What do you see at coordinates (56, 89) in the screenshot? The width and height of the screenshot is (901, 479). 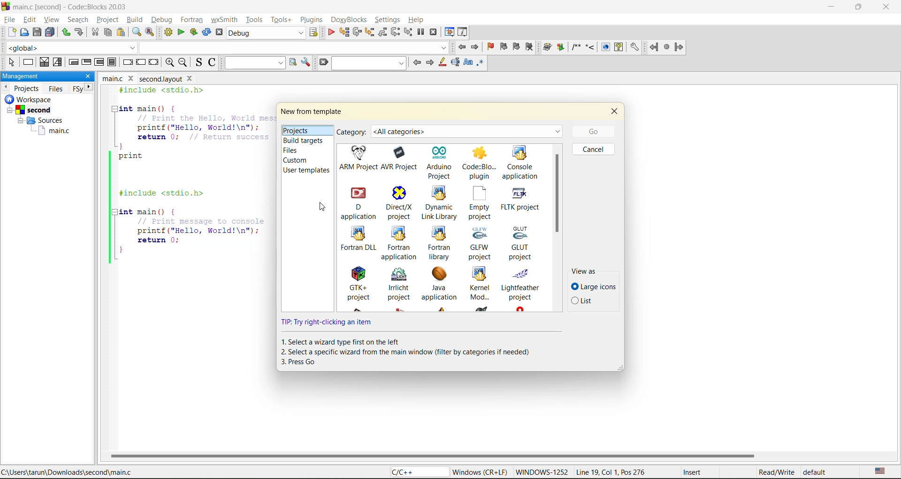 I see `files` at bounding box center [56, 89].